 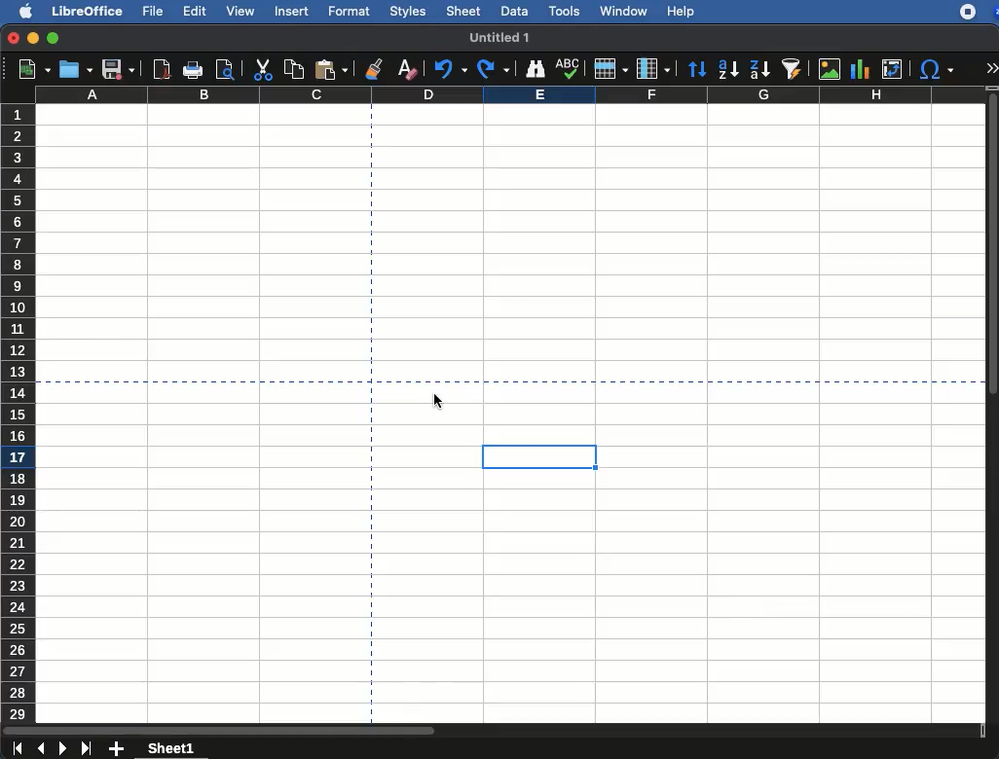 I want to click on view, so click(x=238, y=14).